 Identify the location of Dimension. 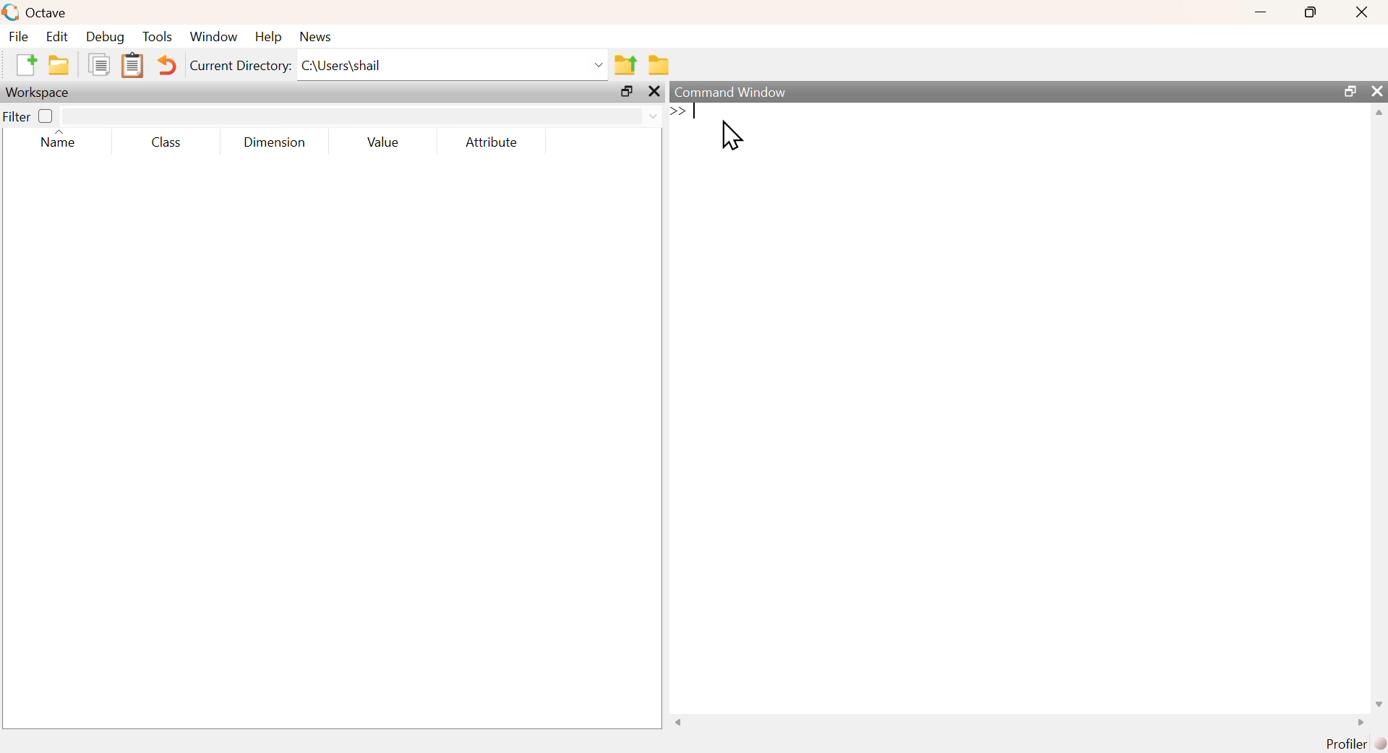
(278, 143).